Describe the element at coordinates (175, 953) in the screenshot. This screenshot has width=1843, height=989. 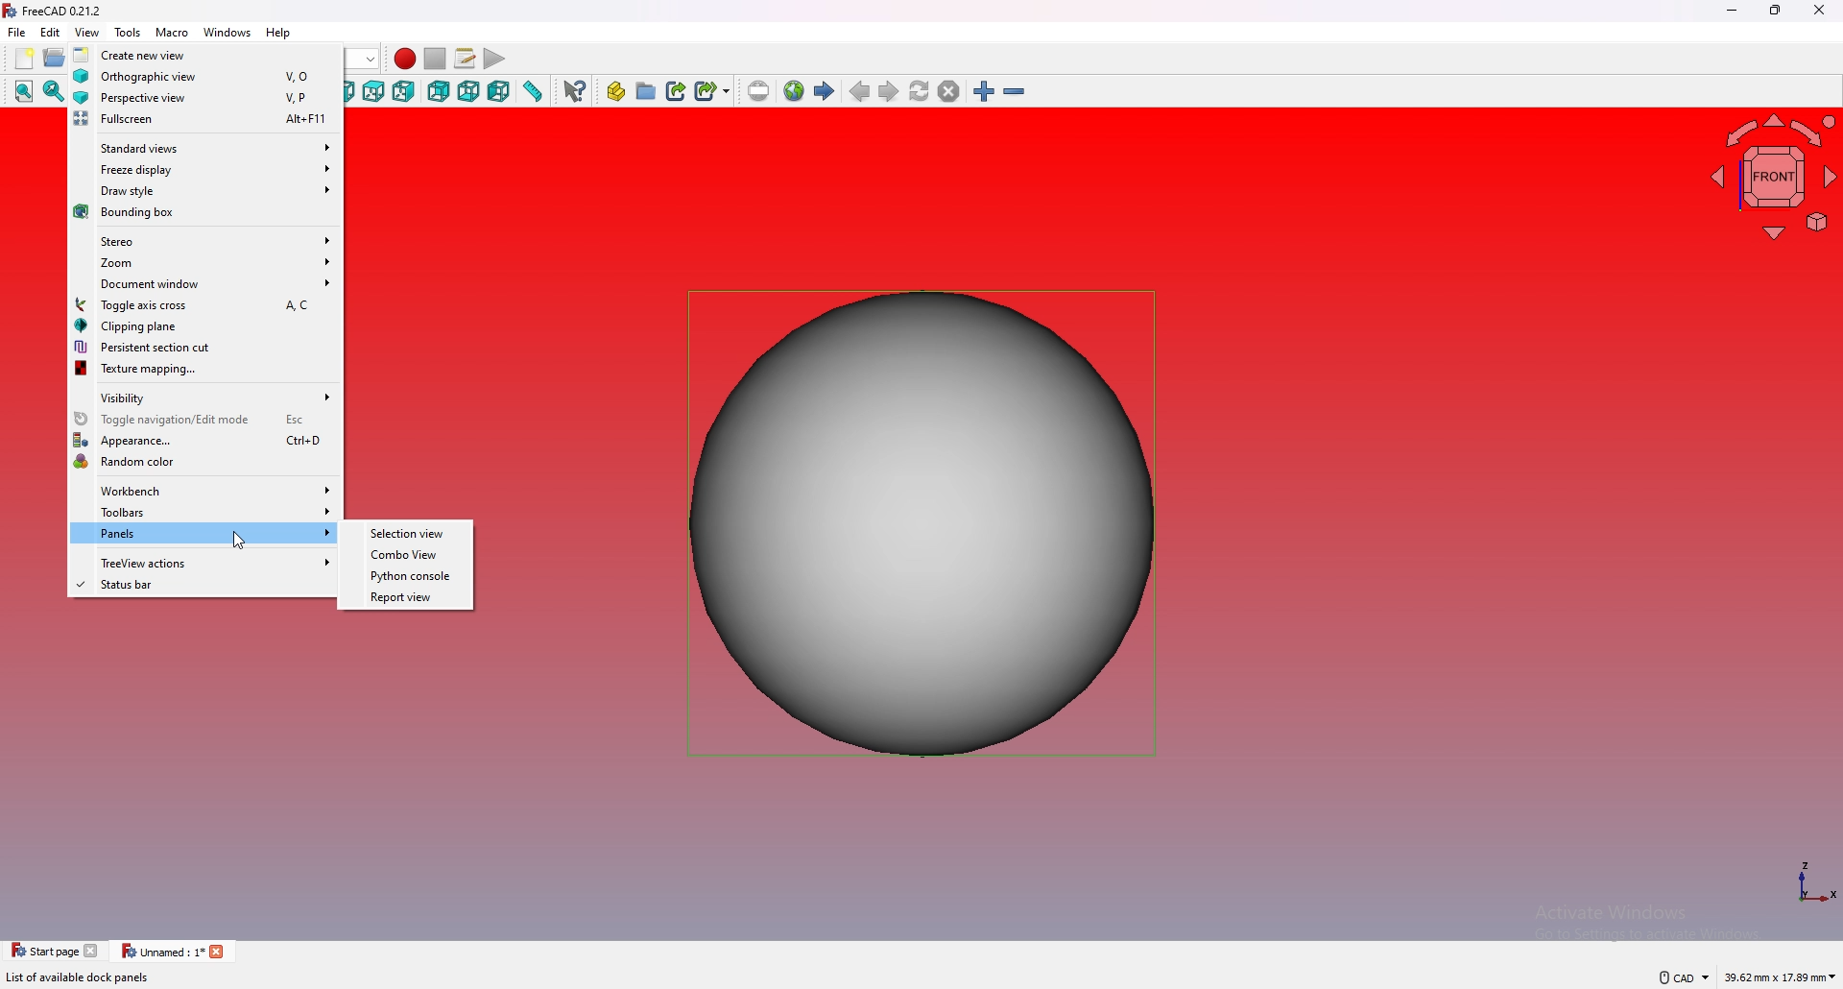
I see `tab 2` at that location.